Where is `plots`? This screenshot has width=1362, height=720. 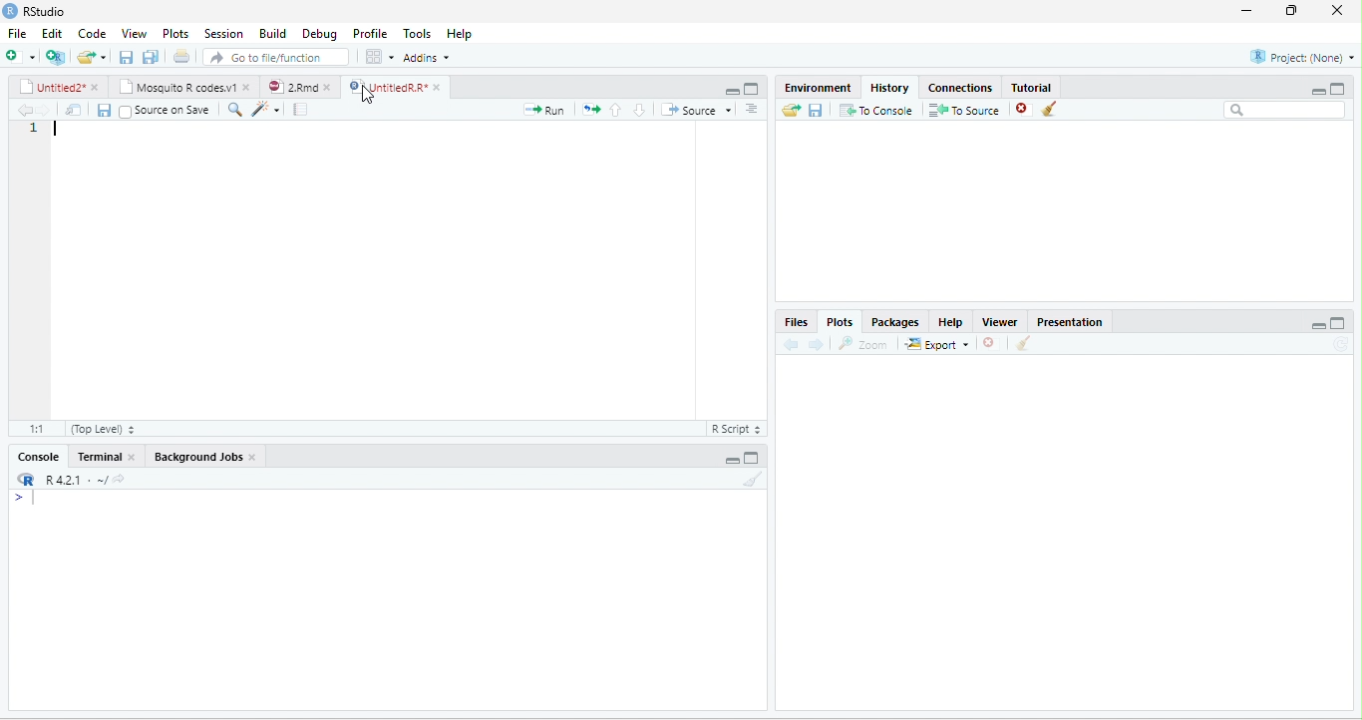 plots is located at coordinates (842, 322).